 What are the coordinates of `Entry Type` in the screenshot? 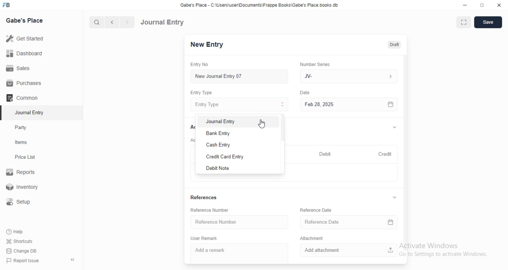 It's located at (239, 105).